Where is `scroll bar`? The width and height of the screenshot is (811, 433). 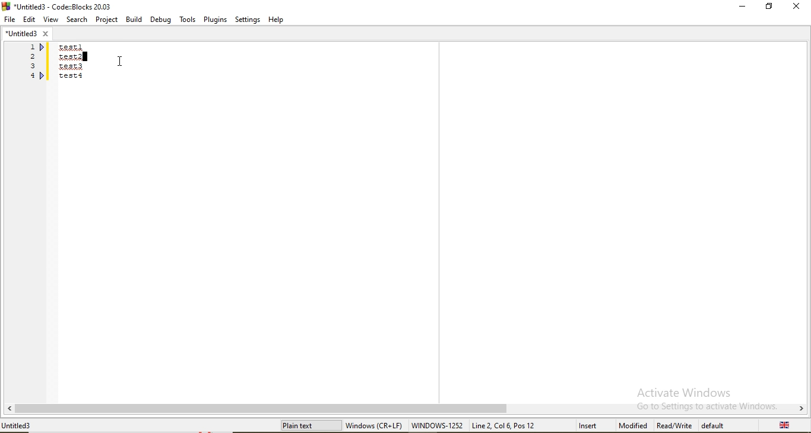 scroll bar is located at coordinates (405, 408).